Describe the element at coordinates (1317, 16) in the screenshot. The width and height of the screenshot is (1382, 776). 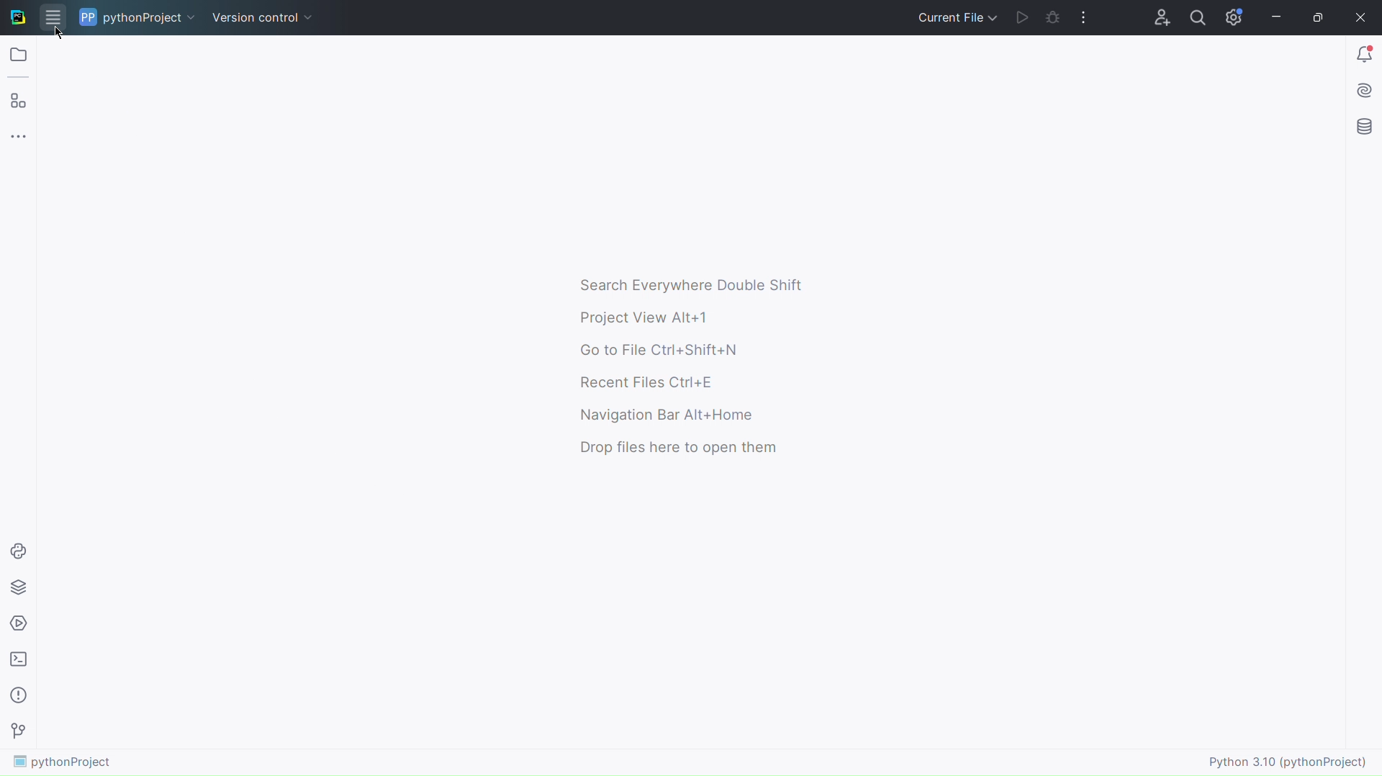
I see `Maximize` at that location.